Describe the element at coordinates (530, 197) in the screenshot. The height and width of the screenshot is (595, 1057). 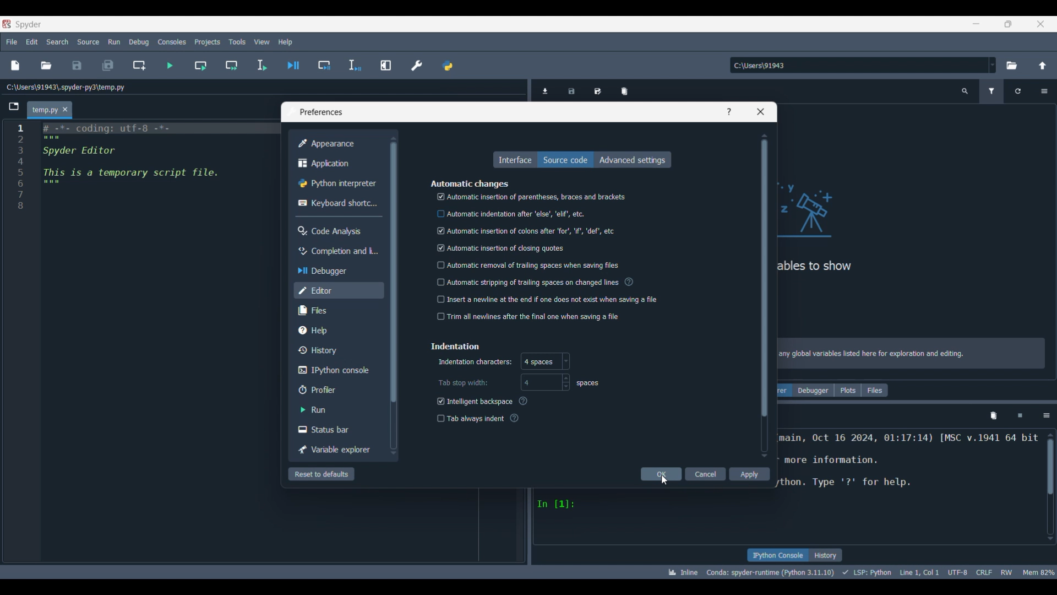
I see `Automatic insertion of parentheses, braces and brackets` at that location.